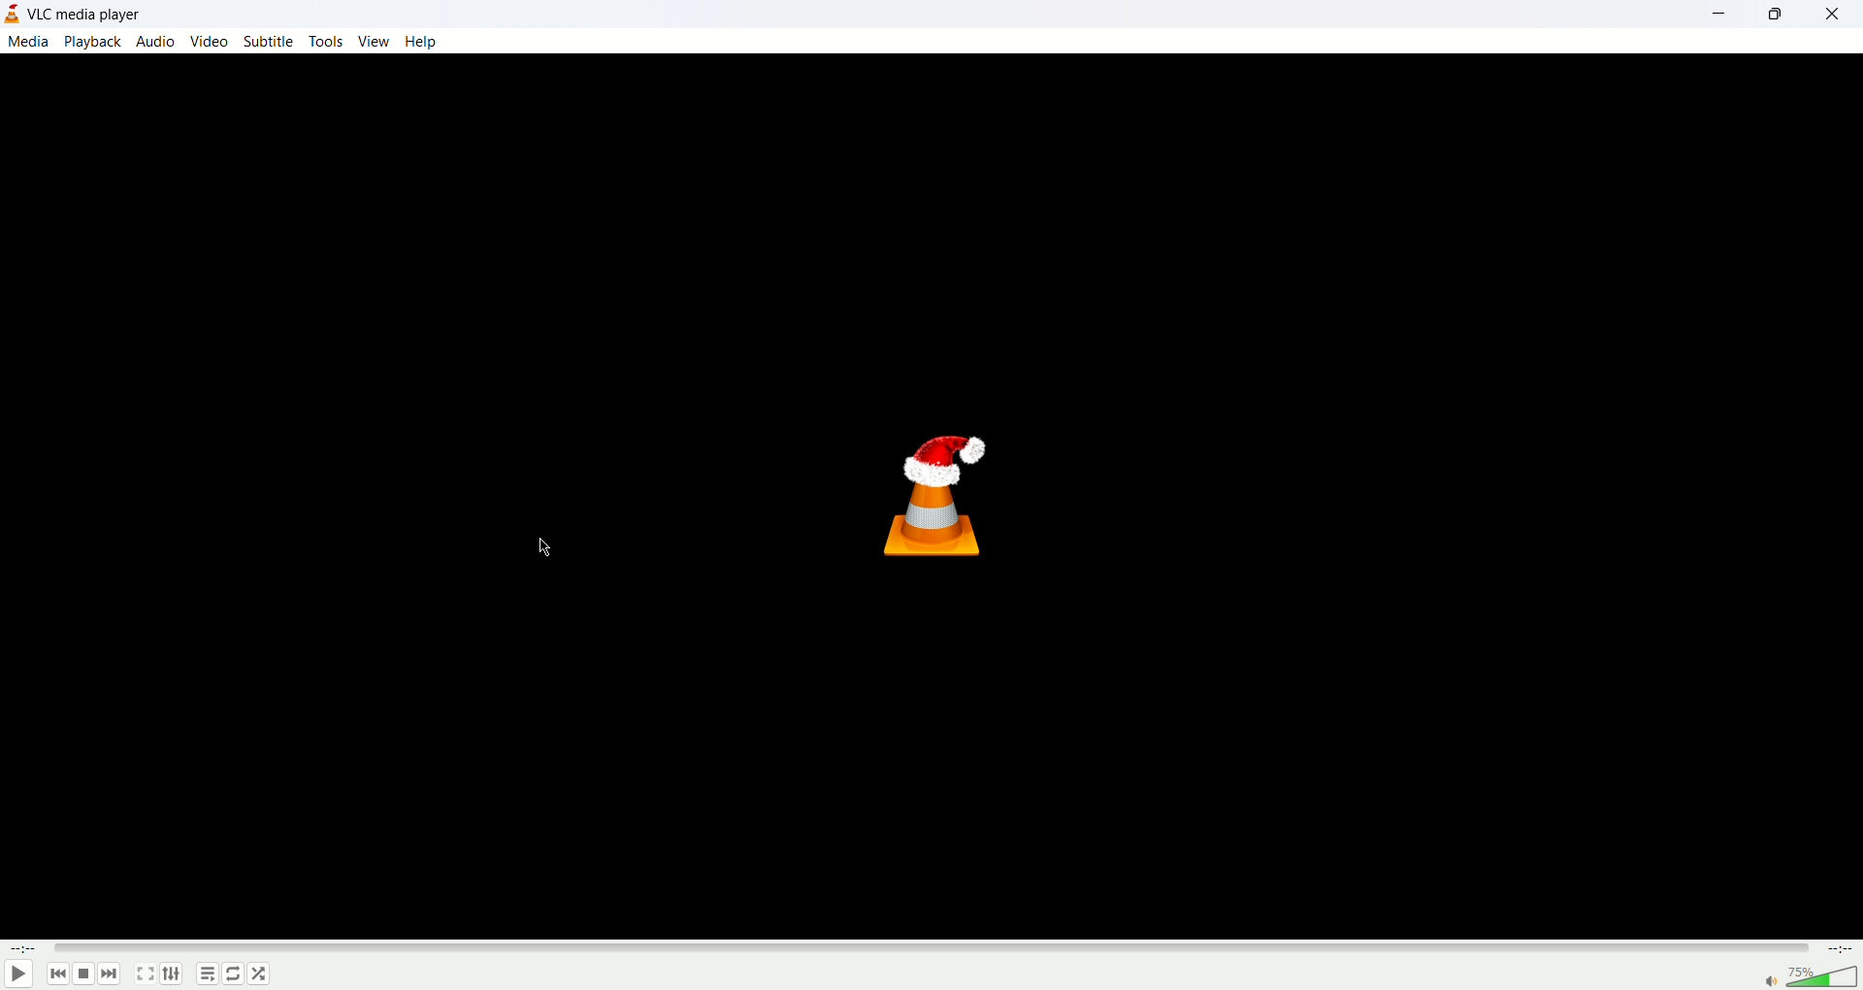 This screenshot has width=1863, height=990. What do you see at coordinates (259, 973) in the screenshot?
I see `random` at bounding box center [259, 973].